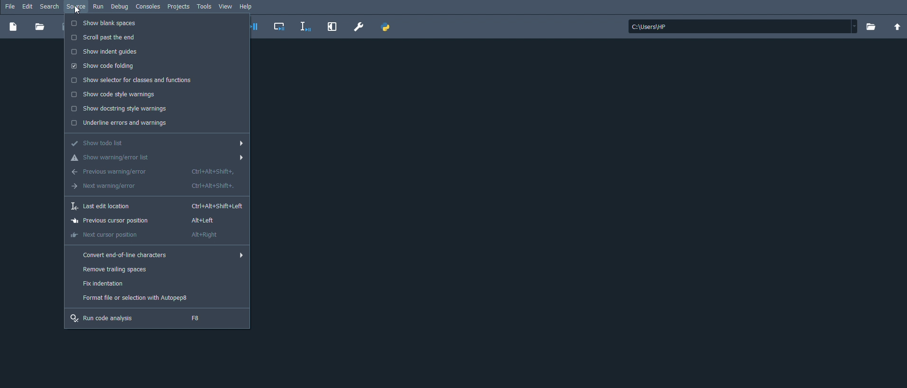  Describe the element at coordinates (156, 206) in the screenshot. I see `Last edit location` at that location.